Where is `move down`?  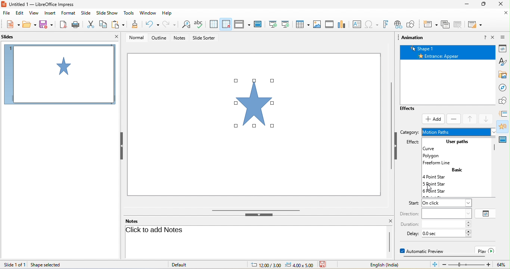
move down is located at coordinates (487, 119).